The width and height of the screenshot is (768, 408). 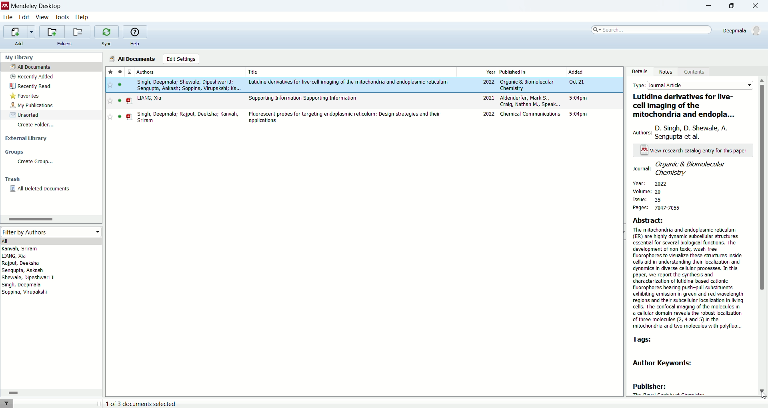 What do you see at coordinates (18, 43) in the screenshot?
I see `add` at bounding box center [18, 43].